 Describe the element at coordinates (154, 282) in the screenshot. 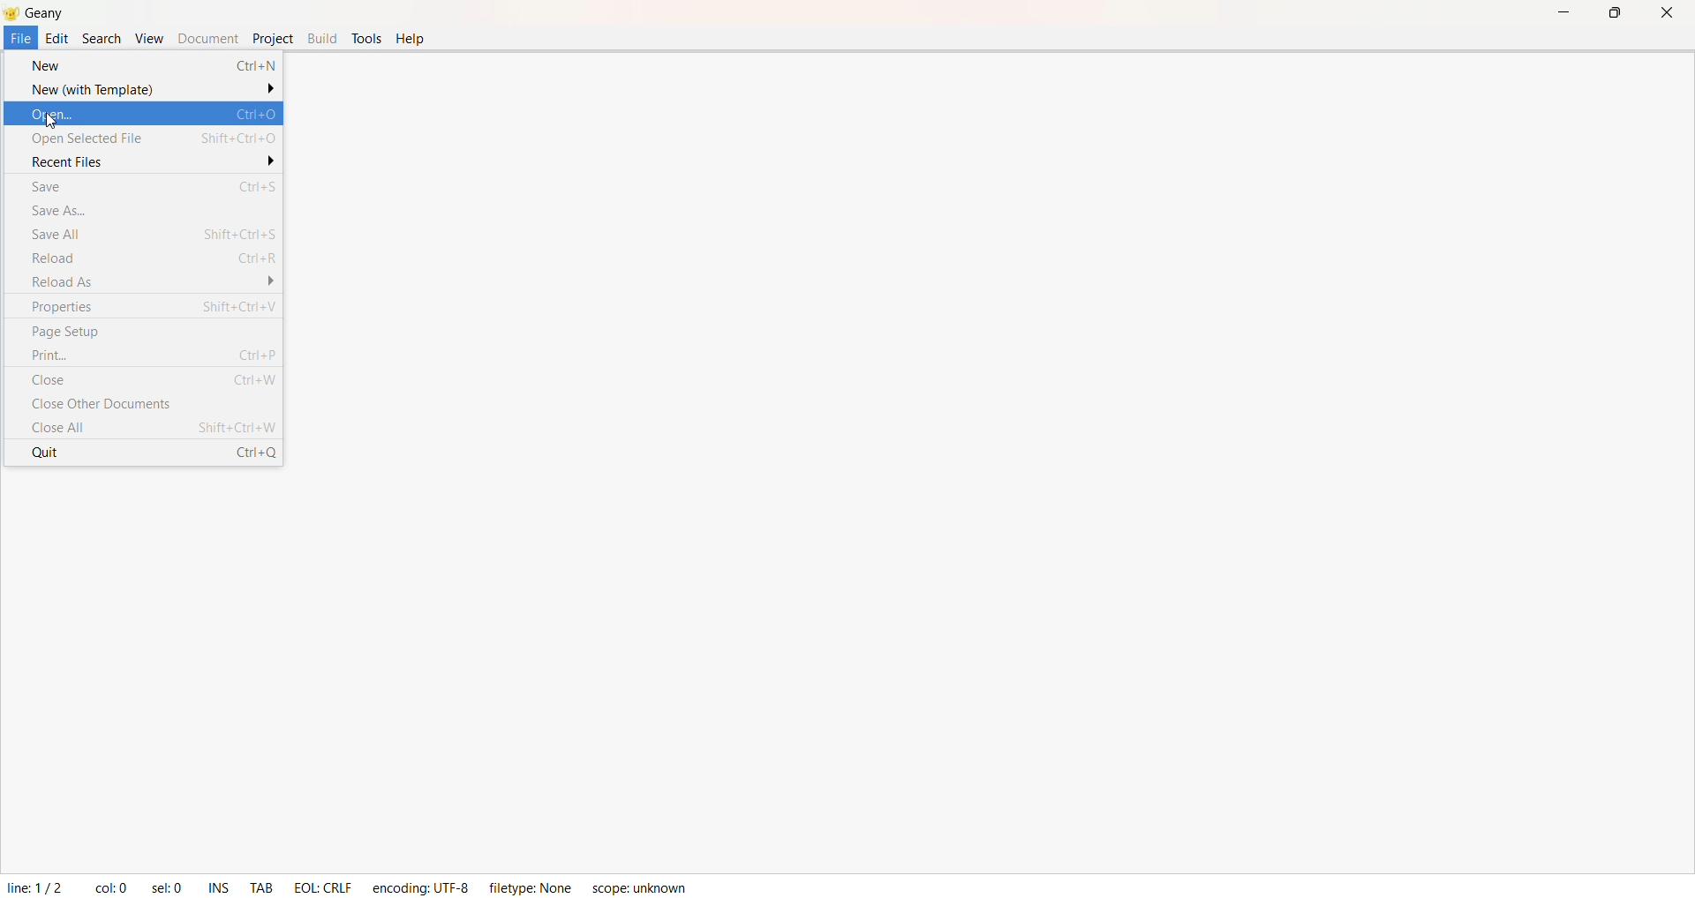

I see `Reload As` at that location.